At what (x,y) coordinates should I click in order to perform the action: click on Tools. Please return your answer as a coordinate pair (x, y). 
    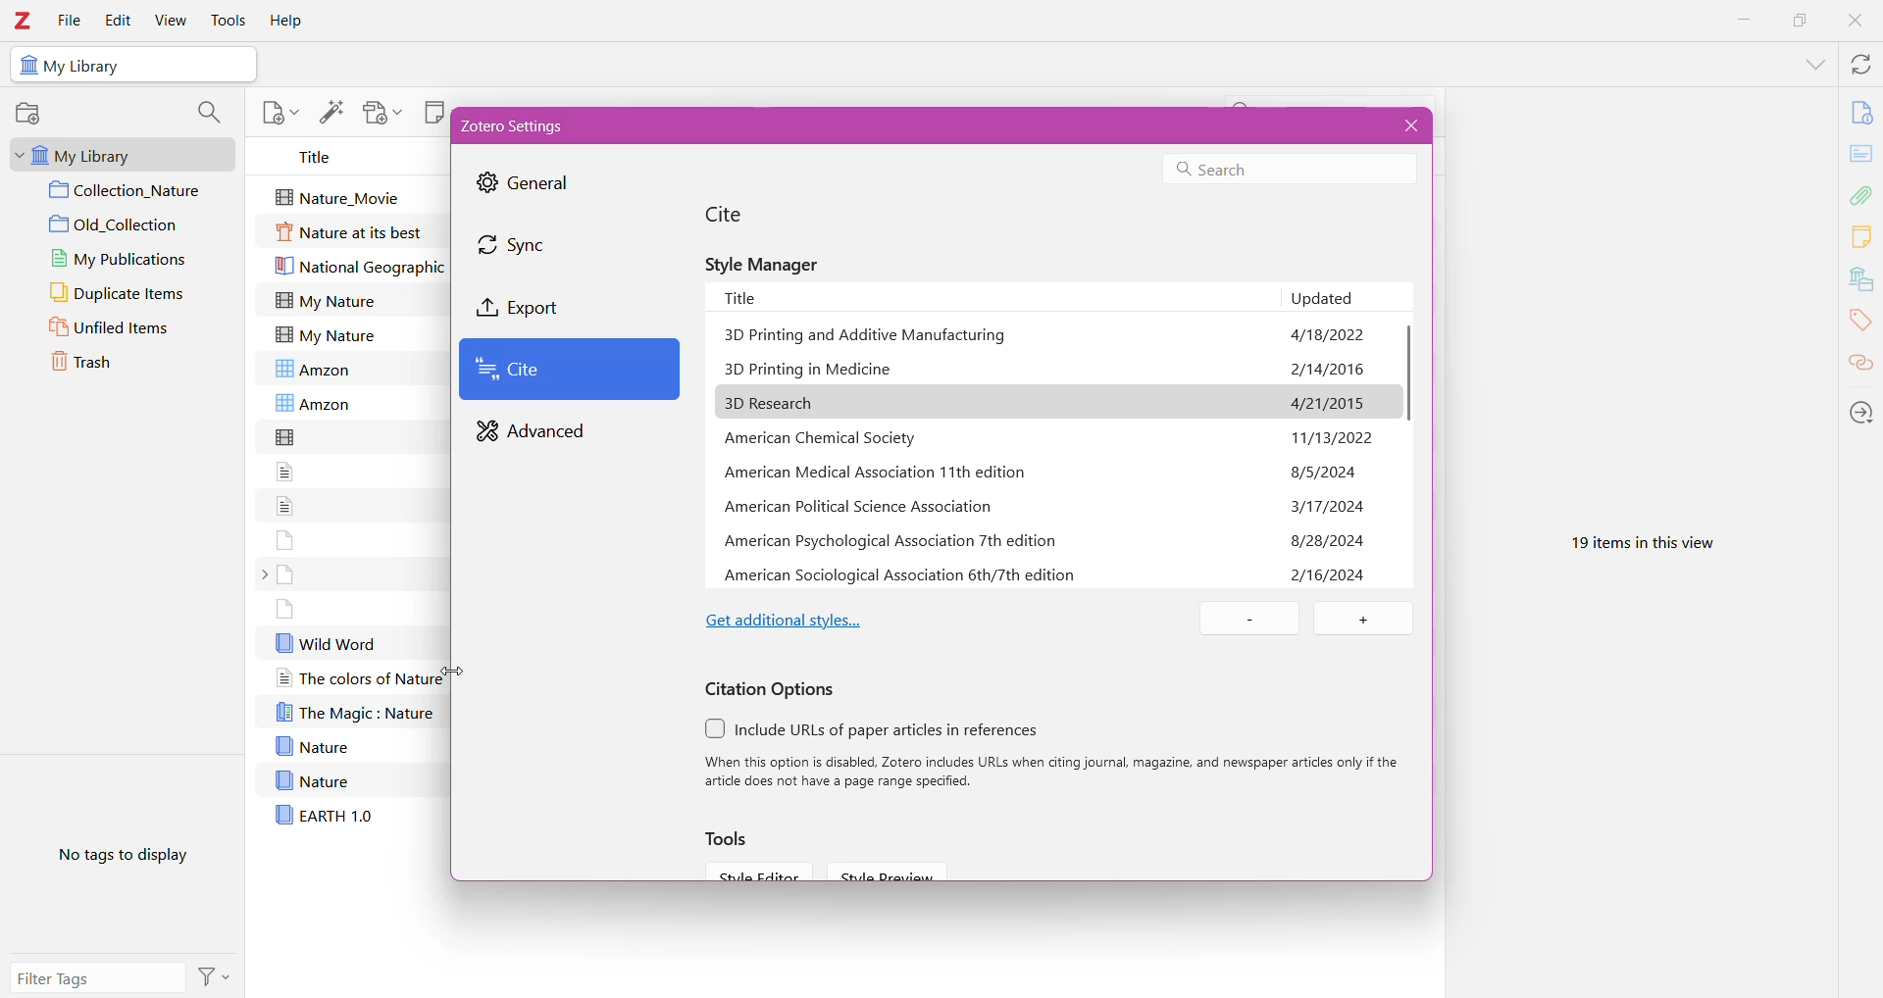
    Looking at the image, I should click on (229, 20).